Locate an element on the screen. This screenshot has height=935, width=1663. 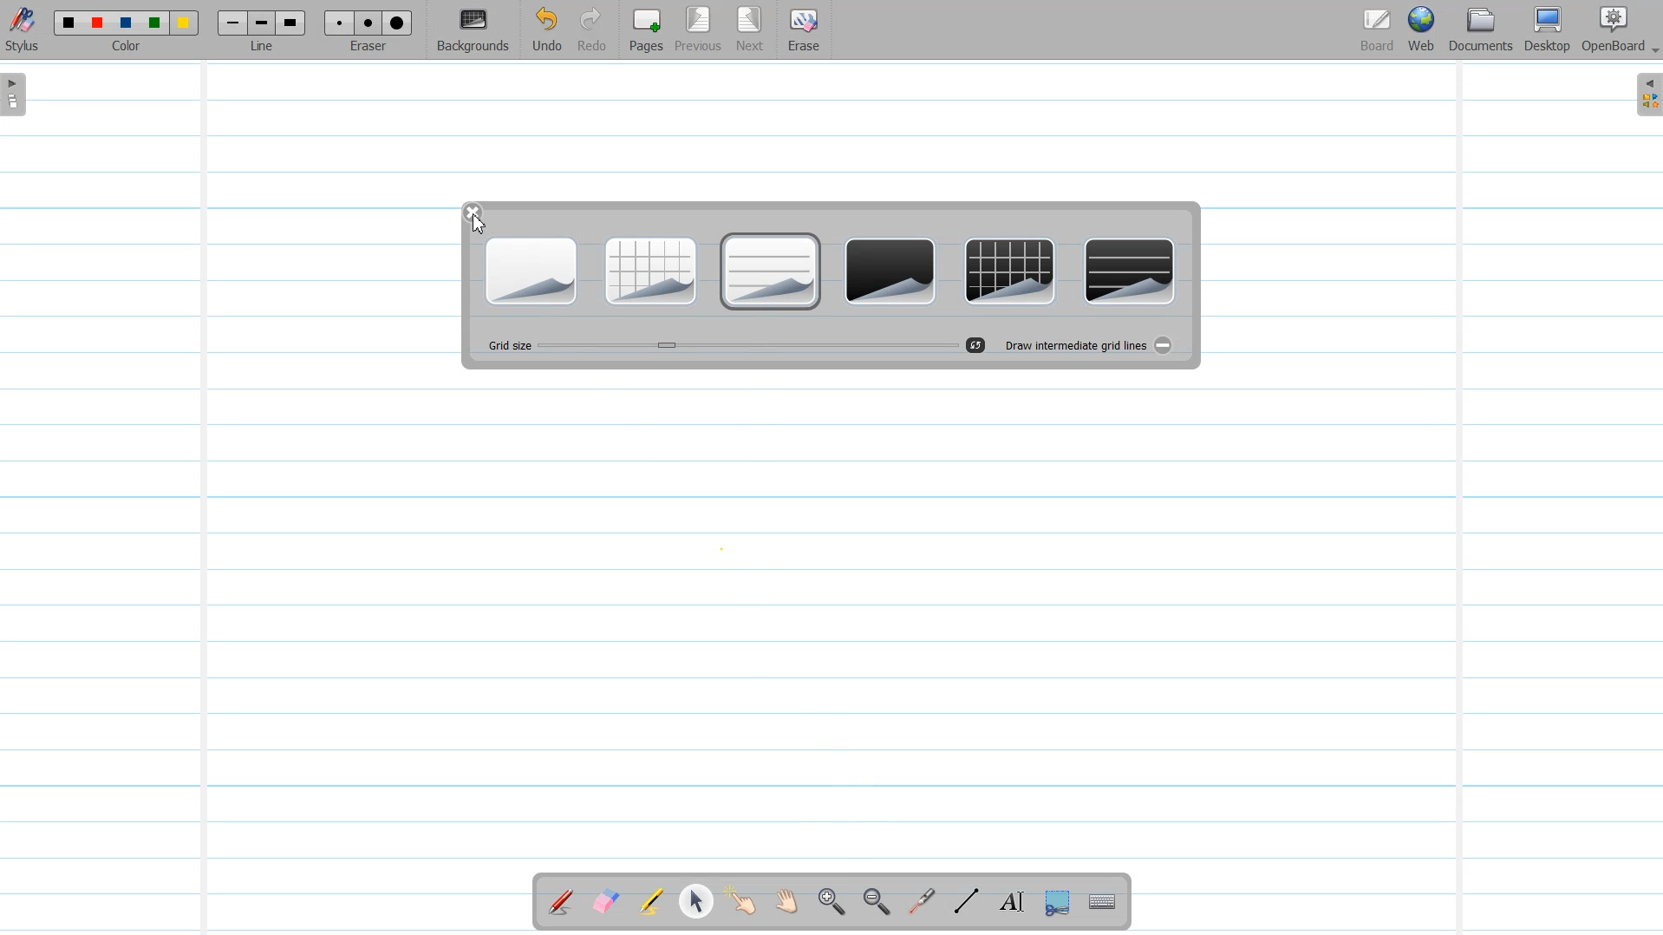
Highlight is located at coordinates (651, 904).